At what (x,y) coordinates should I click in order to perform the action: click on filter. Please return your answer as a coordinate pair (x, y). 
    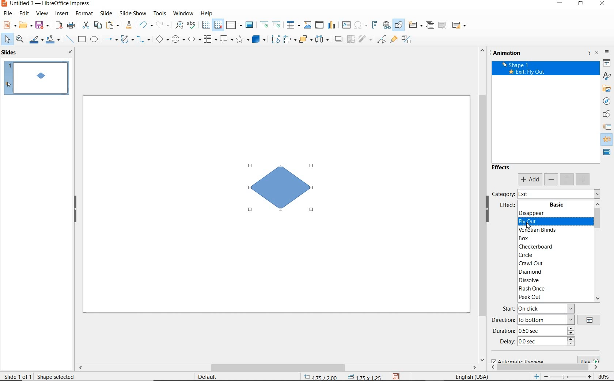
    Looking at the image, I should click on (365, 40).